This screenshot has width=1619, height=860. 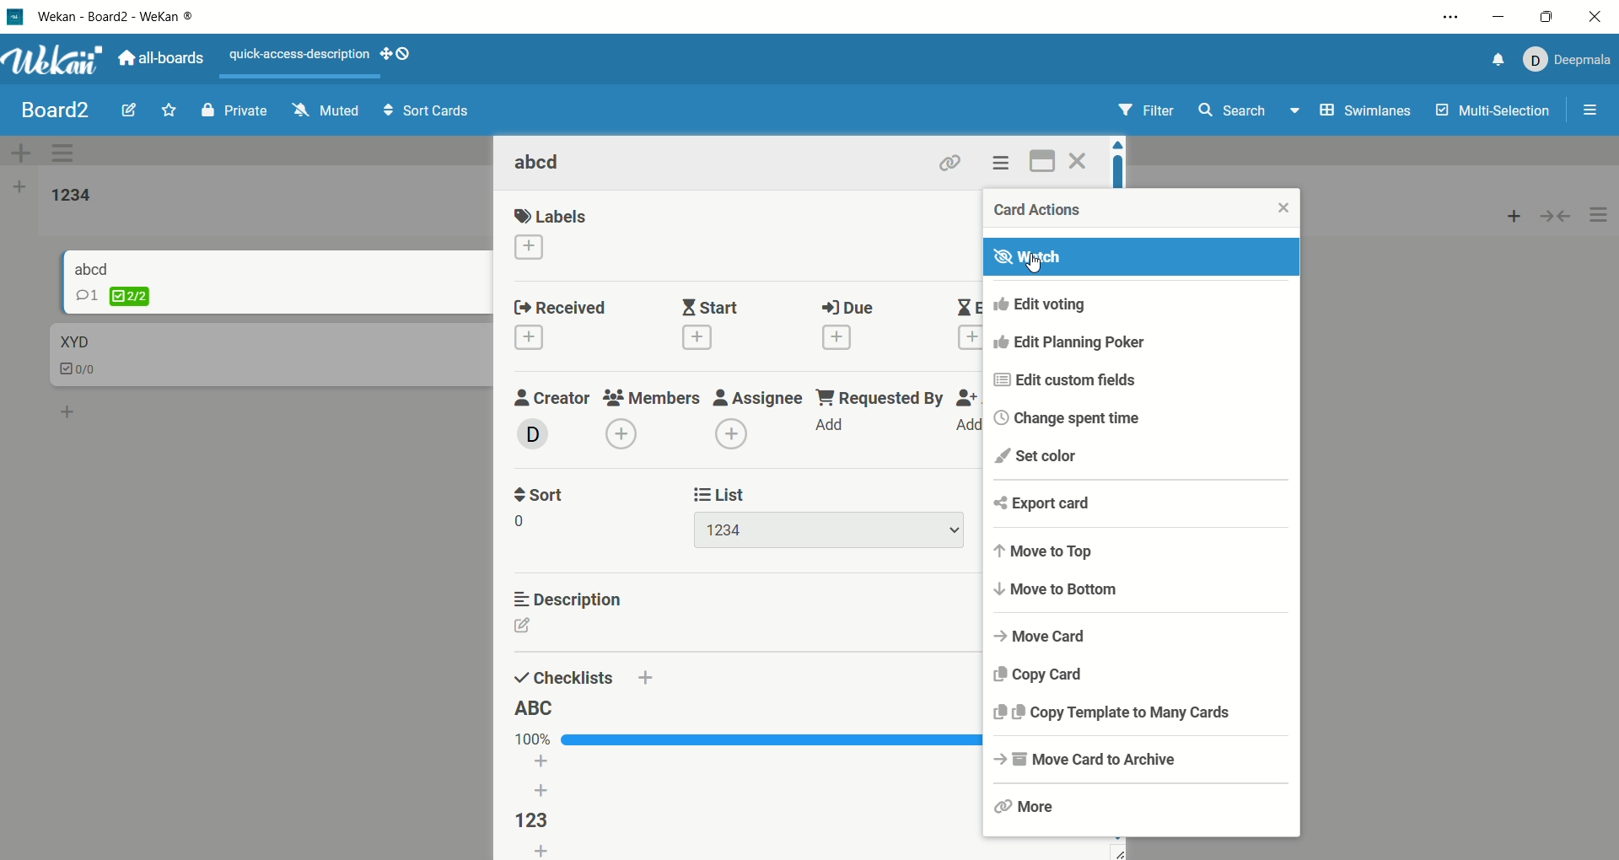 I want to click on move to top, so click(x=1145, y=551).